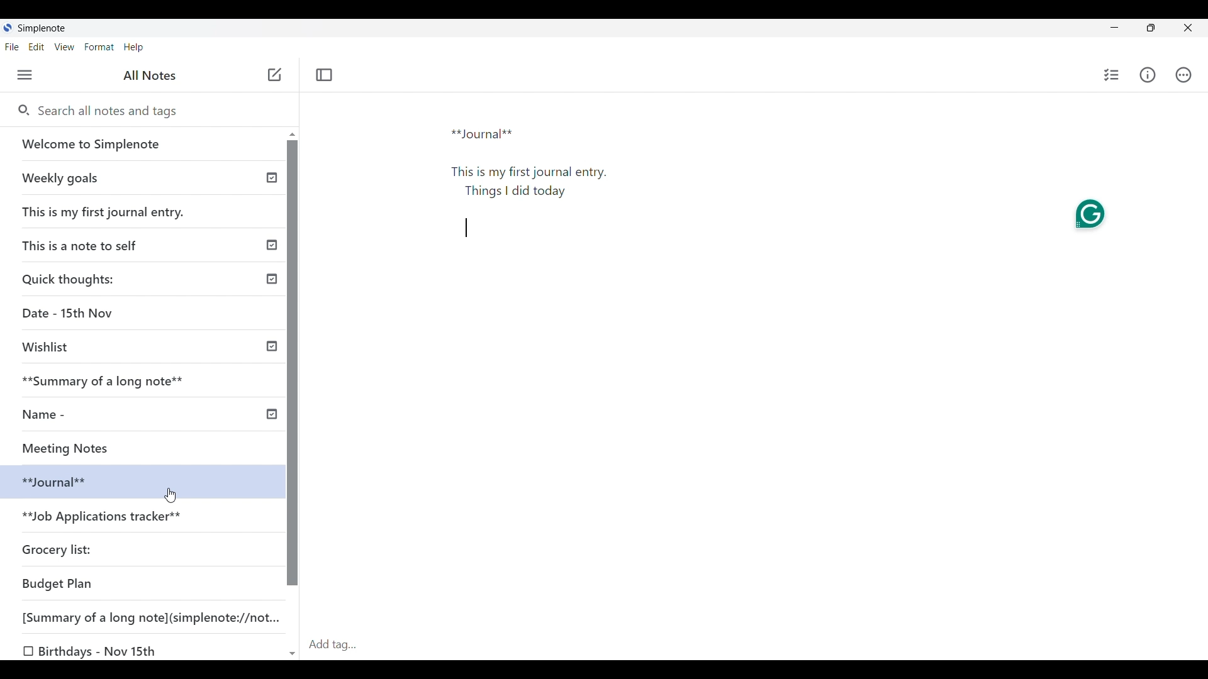  I want to click on Title of left panel, so click(150, 75).